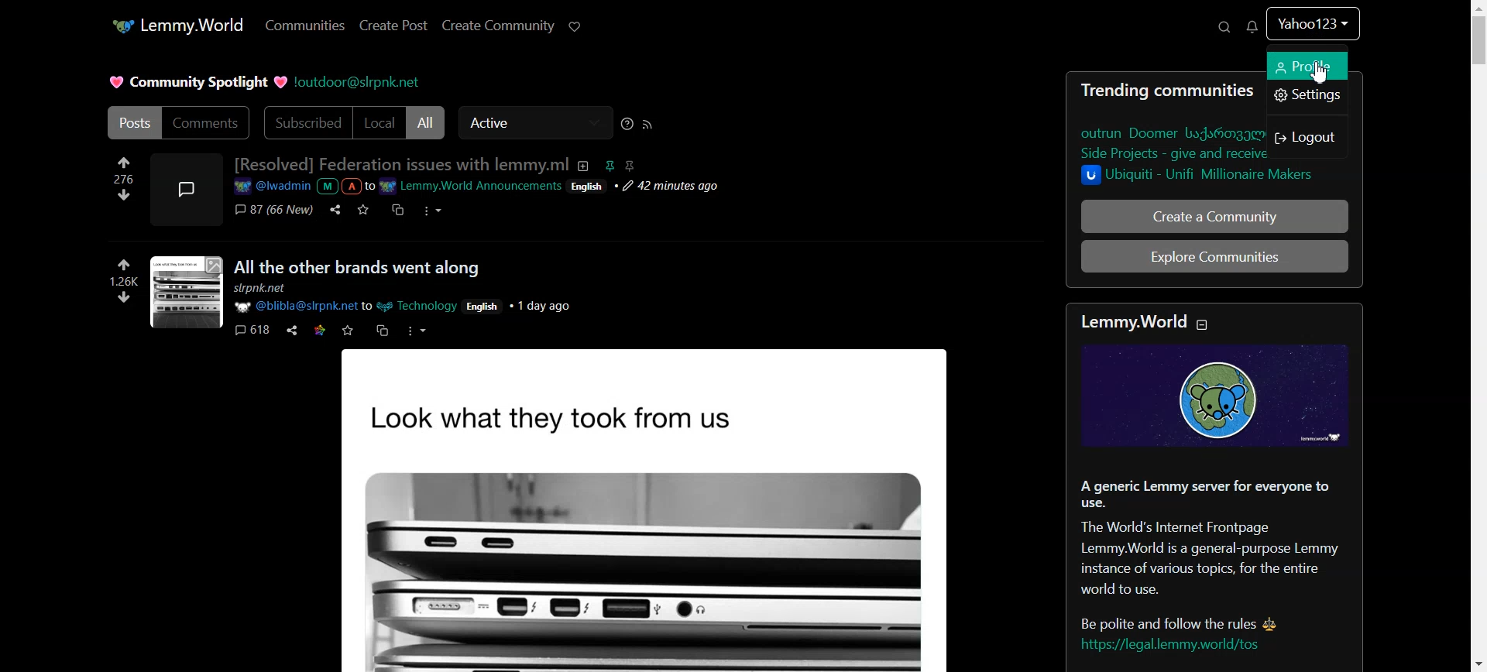  I want to click on Subscribed, so click(307, 122).